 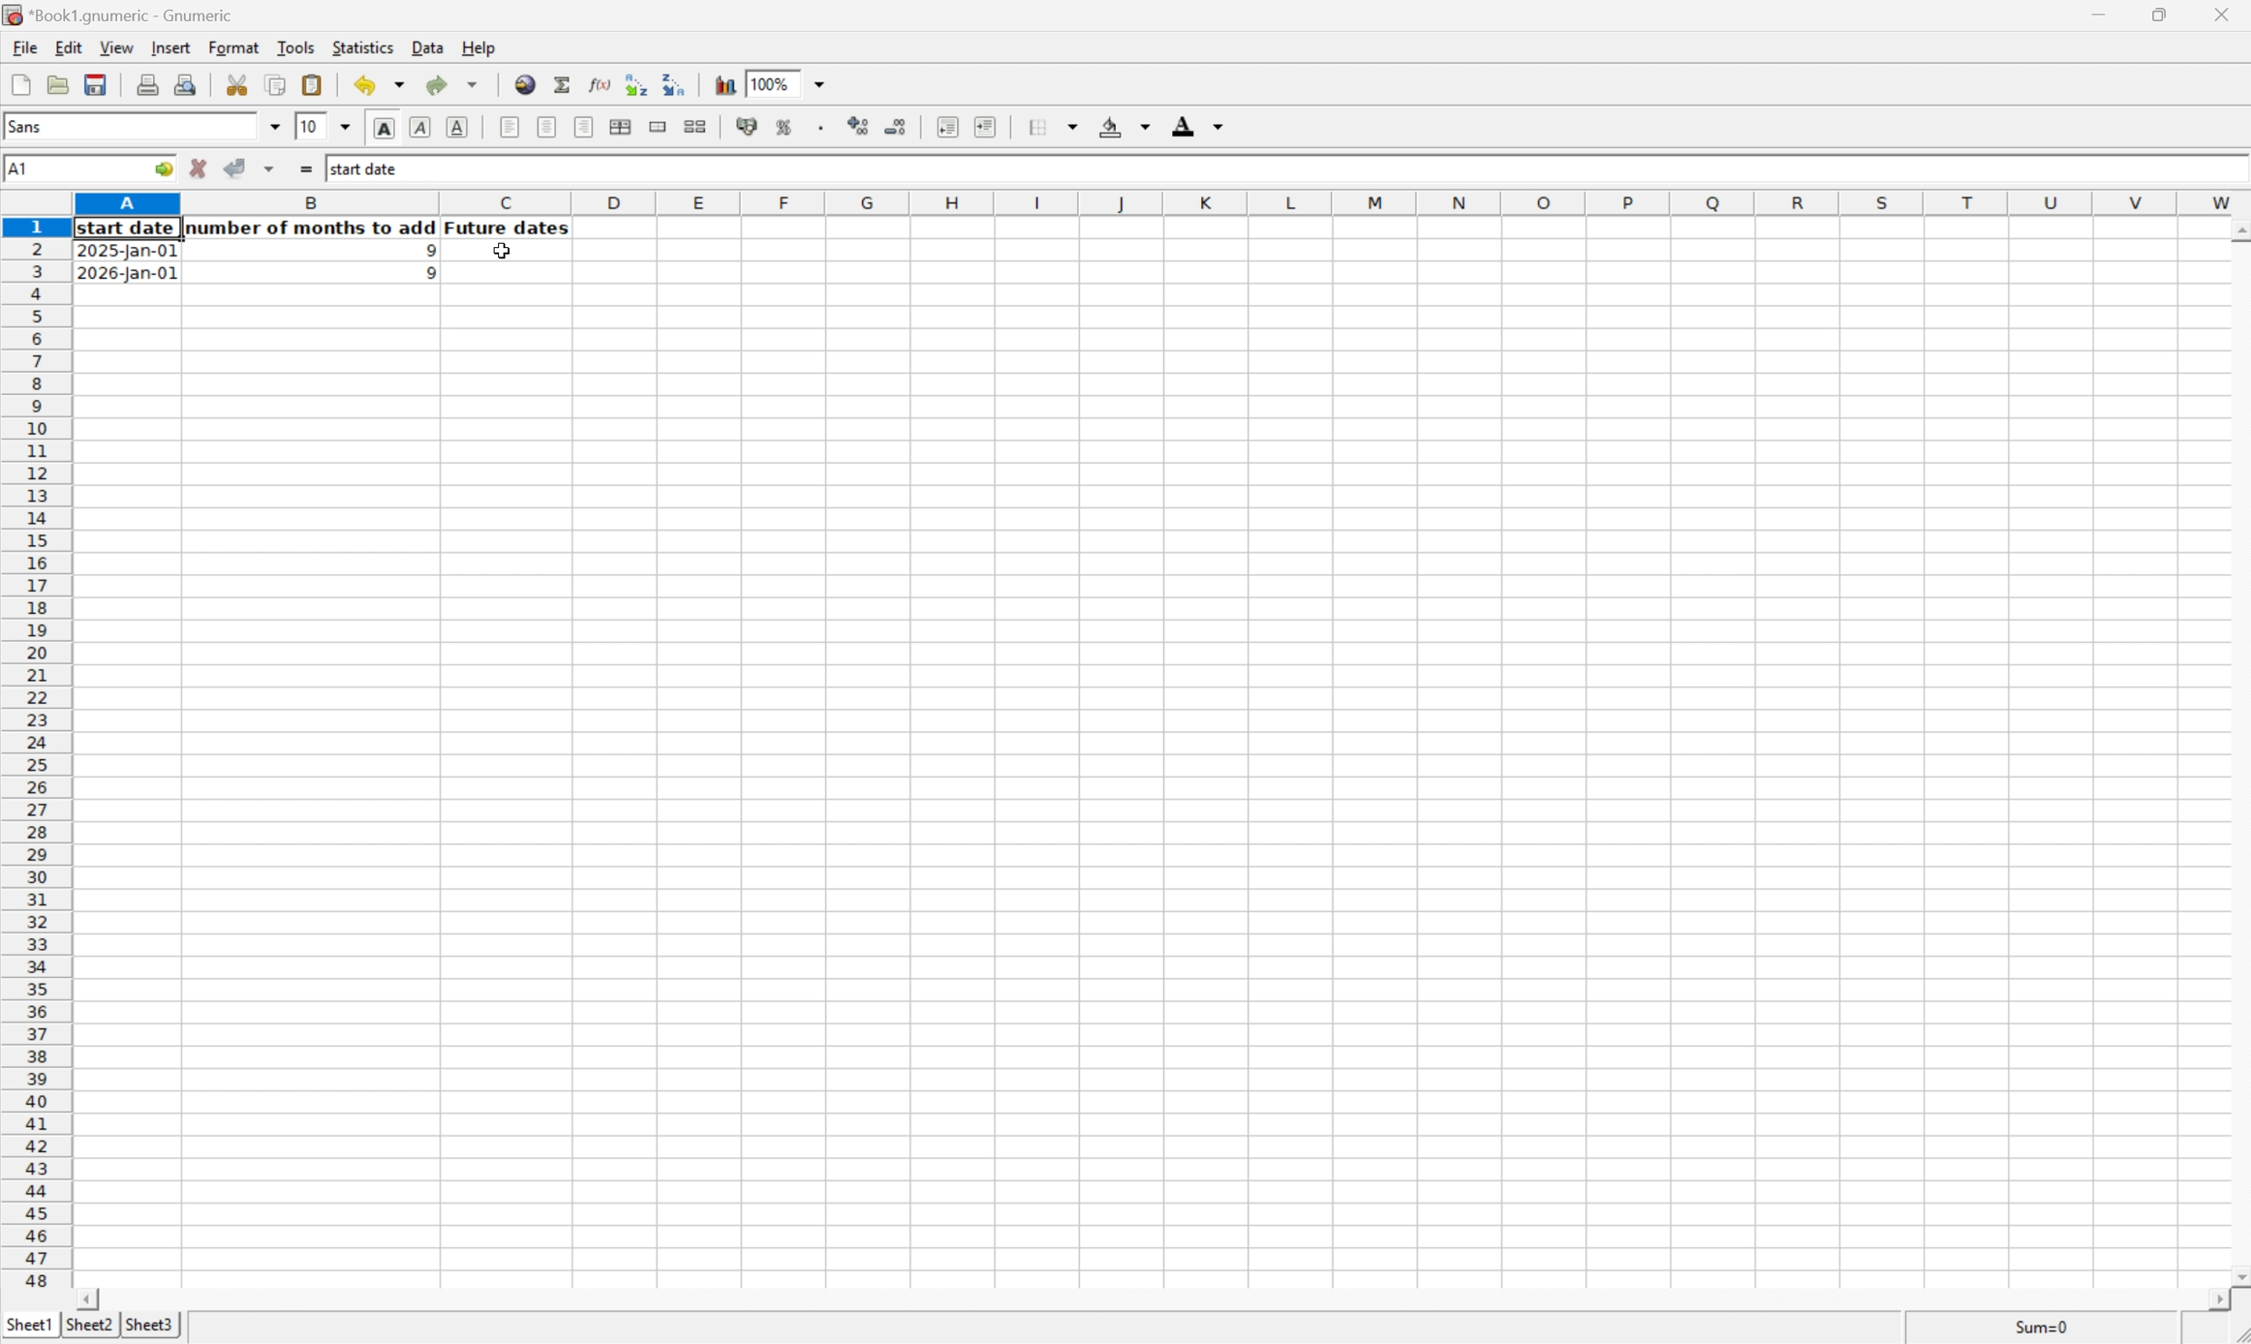 I want to click on Underline, so click(x=460, y=127).